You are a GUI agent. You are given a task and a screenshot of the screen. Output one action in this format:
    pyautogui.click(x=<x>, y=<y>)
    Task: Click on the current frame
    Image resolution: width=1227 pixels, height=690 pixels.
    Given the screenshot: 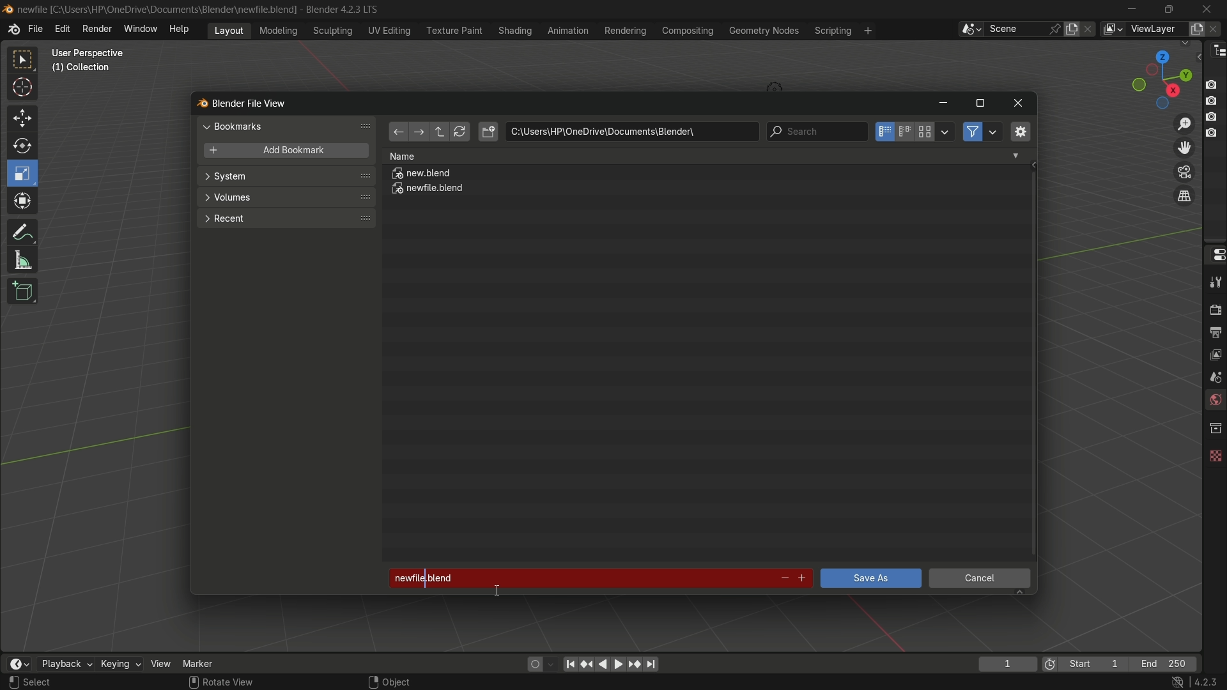 What is the action you would take?
    pyautogui.click(x=1007, y=664)
    